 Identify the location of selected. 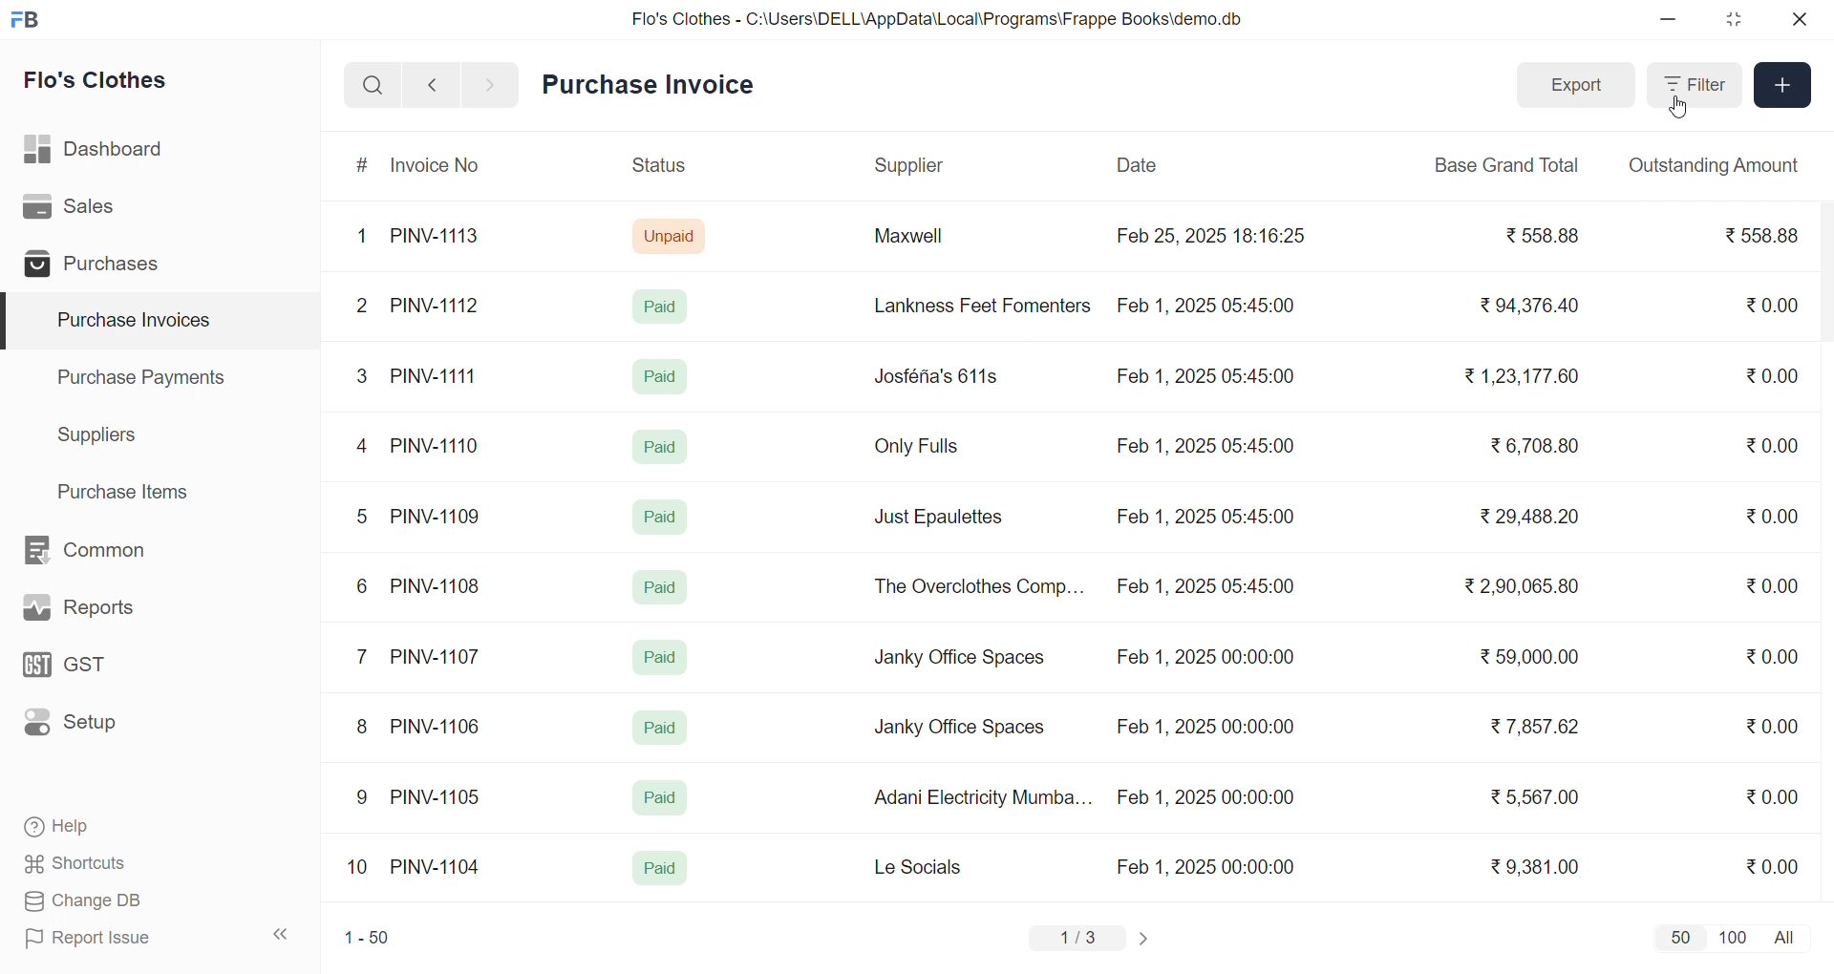
(11, 322).